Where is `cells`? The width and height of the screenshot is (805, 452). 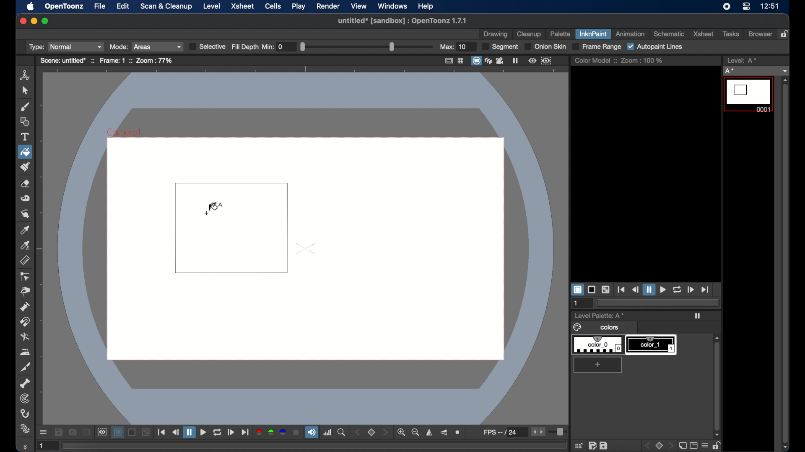 cells is located at coordinates (272, 6).